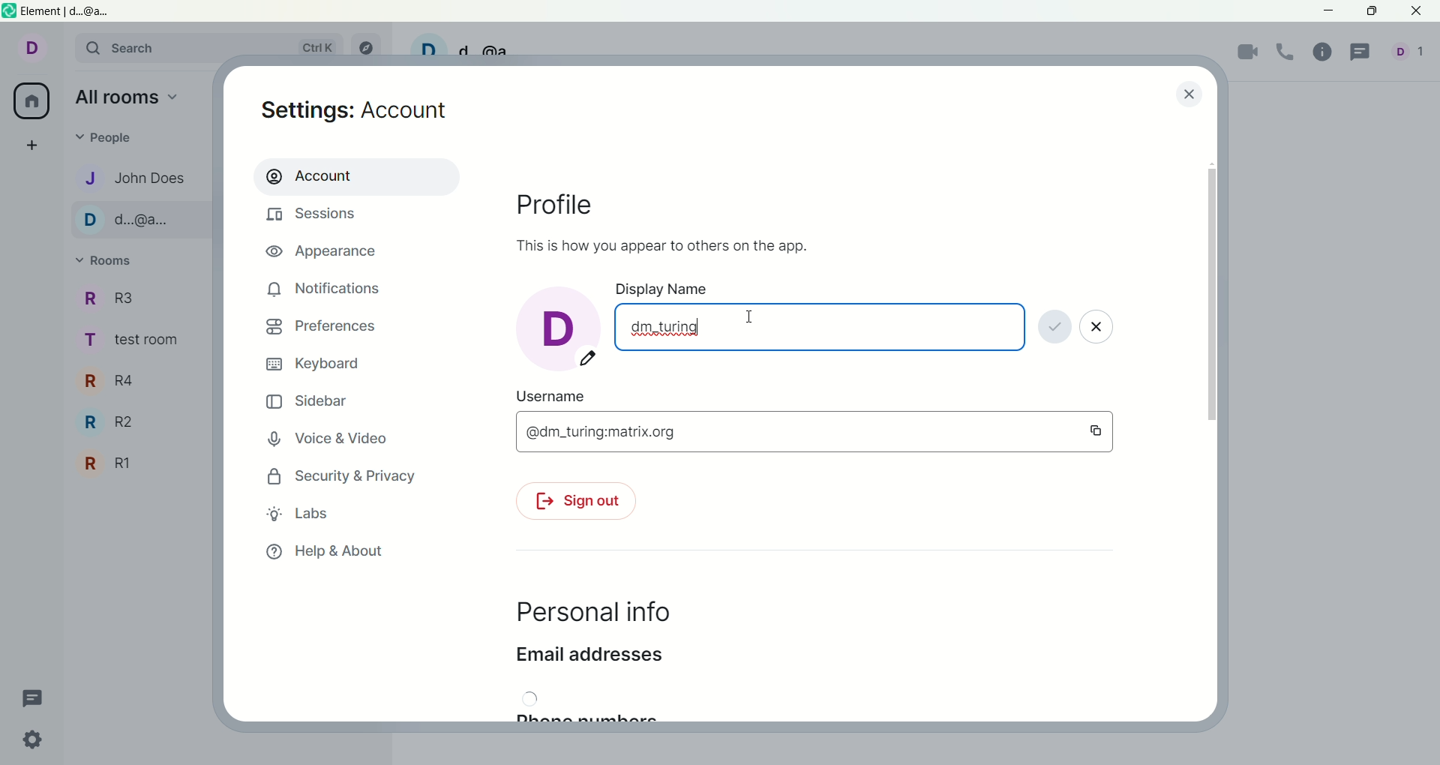 The image size is (1440, 765). Describe the element at coordinates (114, 139) in the screenshot. I see `people` at that location.